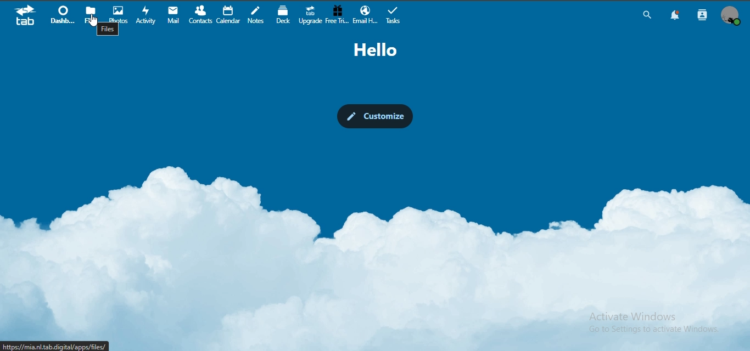 This screenshot has width=750, height=351. Describe the element at coordinates (227, 14) in the screenshot. I see `calendar` at that location.